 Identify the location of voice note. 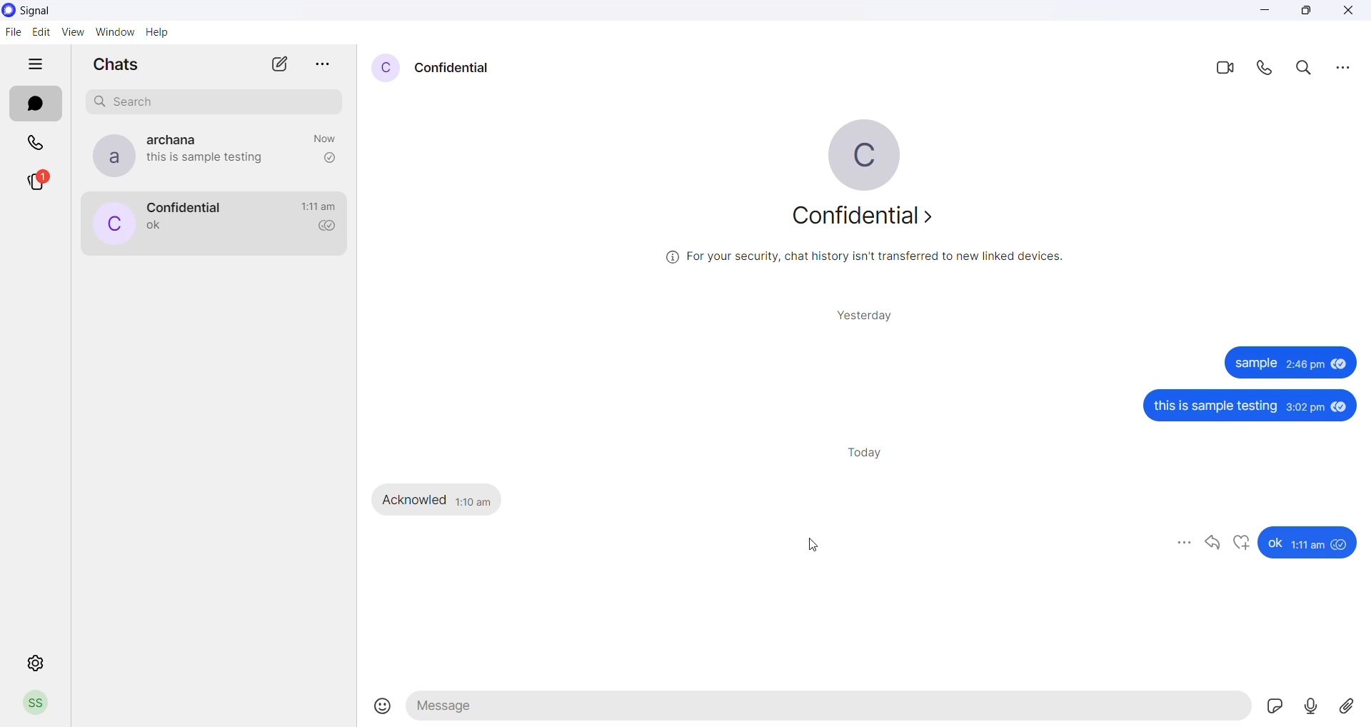
(1314, 706).